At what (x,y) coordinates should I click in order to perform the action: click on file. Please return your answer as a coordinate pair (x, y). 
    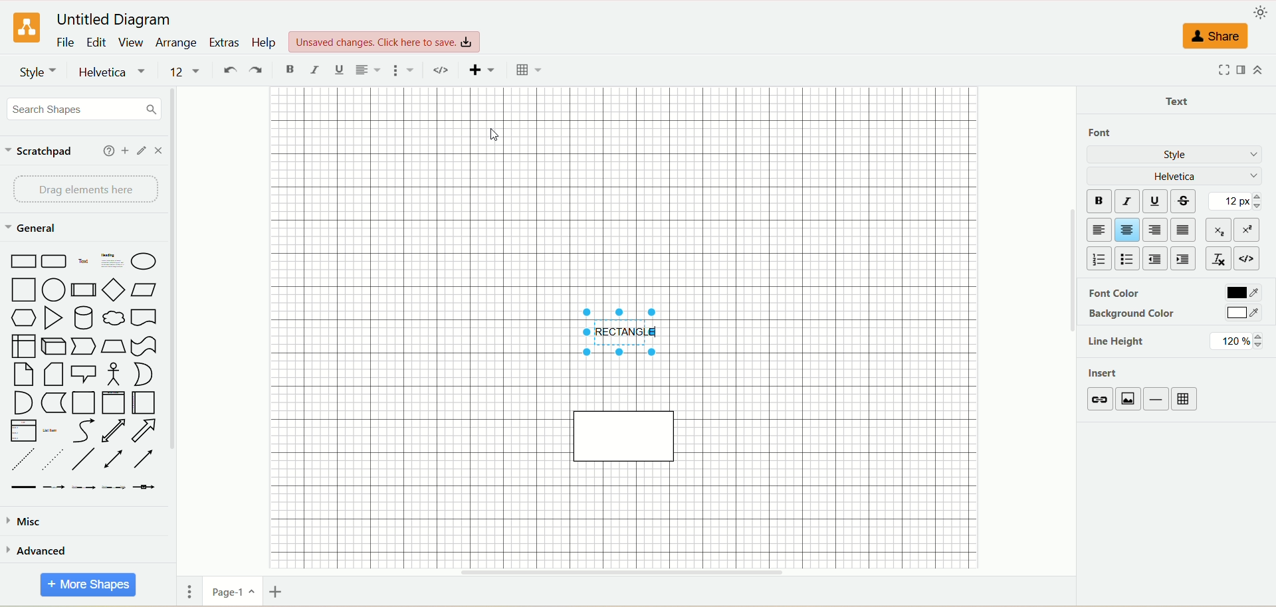
    Looking at the image, I should click on (65, 42).